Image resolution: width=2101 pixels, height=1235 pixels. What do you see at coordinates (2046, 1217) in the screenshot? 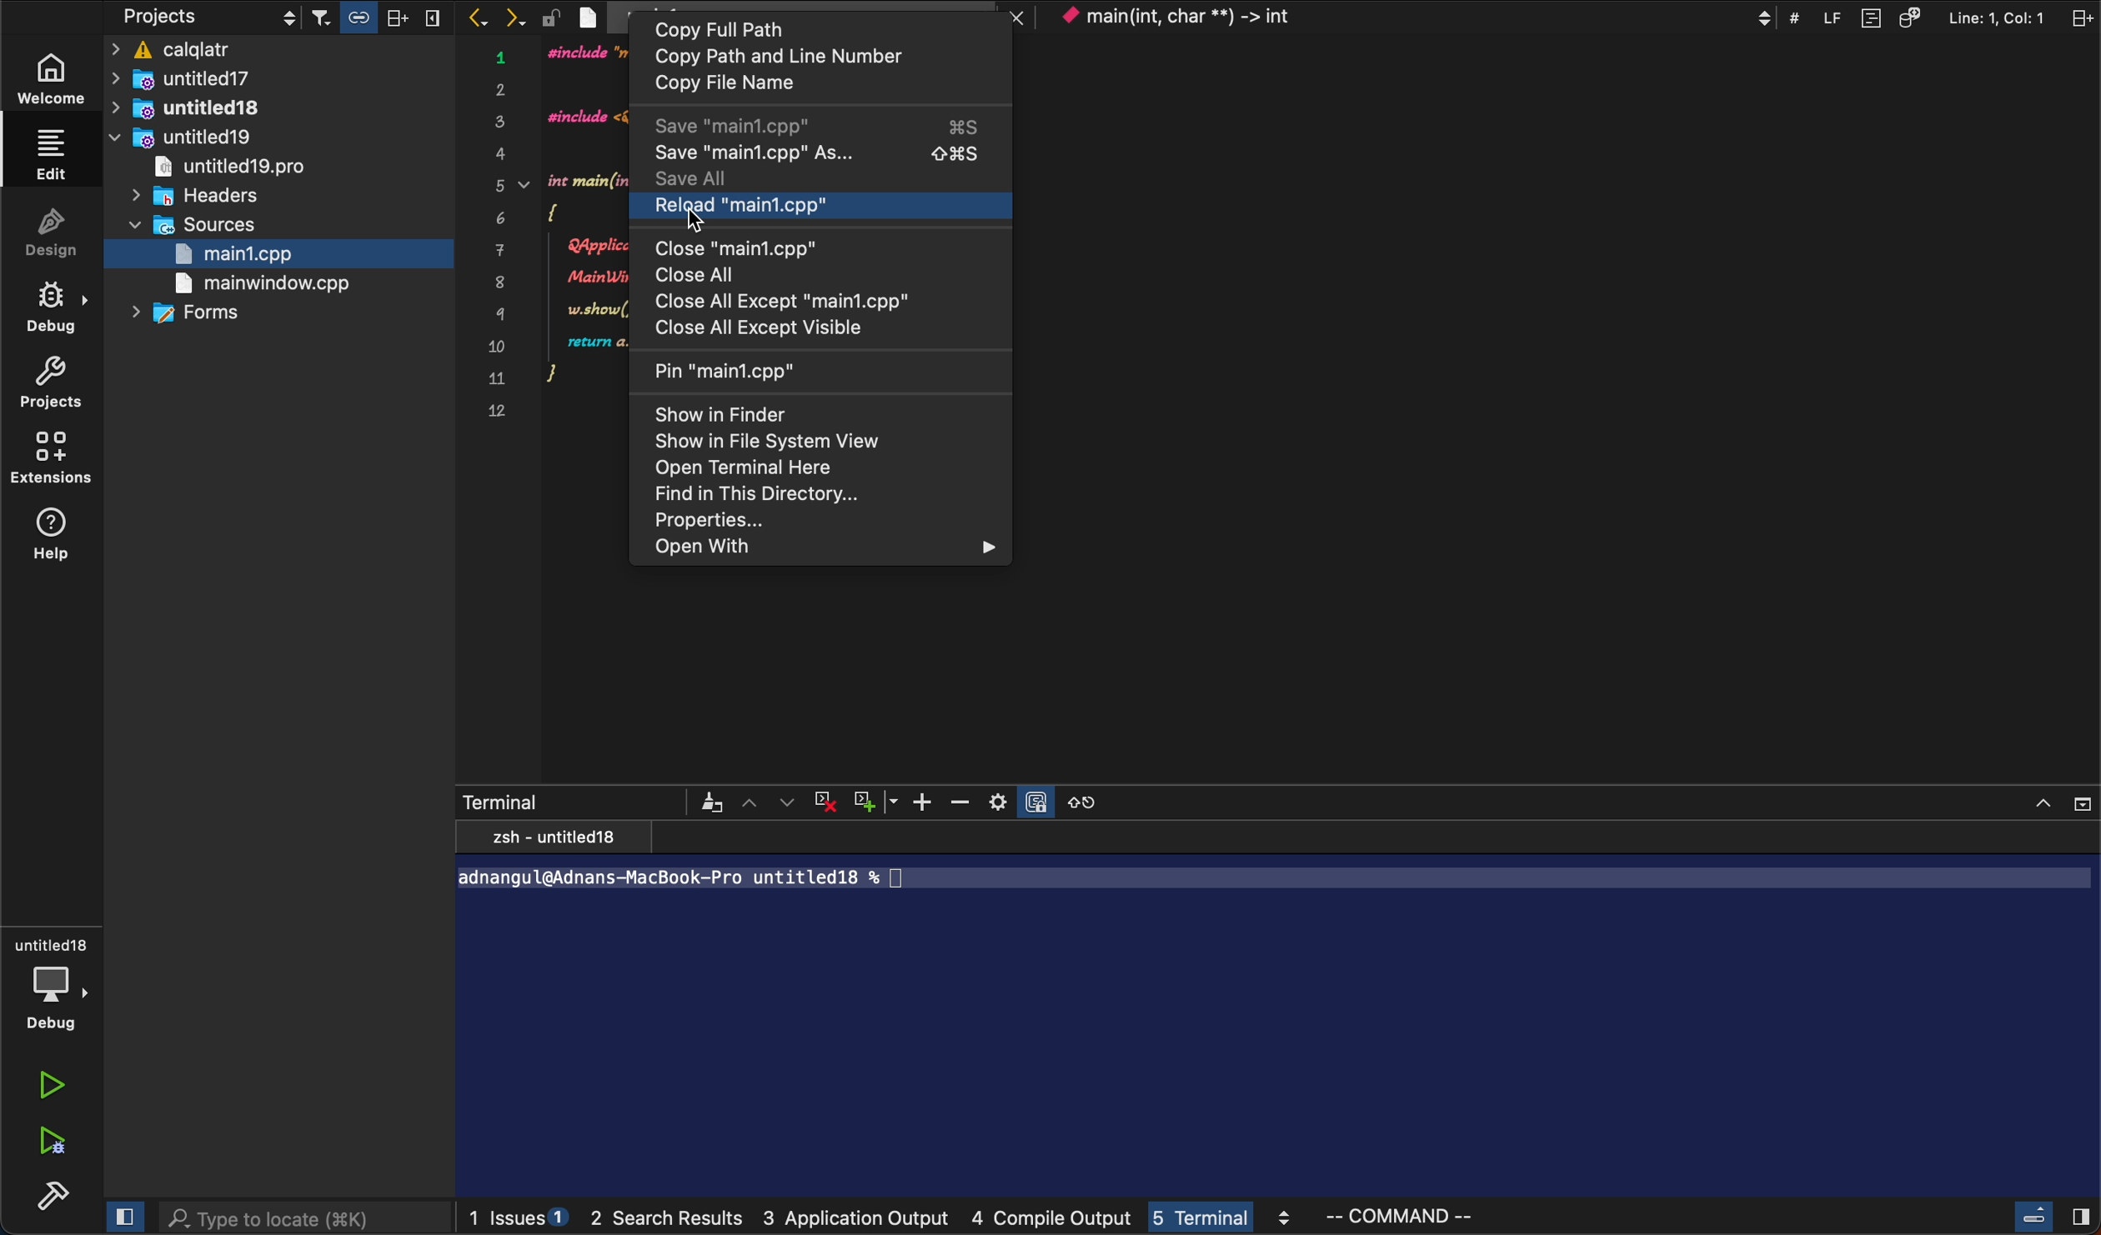
I see `close slide cursor` at bounding box center [2046, 1217].